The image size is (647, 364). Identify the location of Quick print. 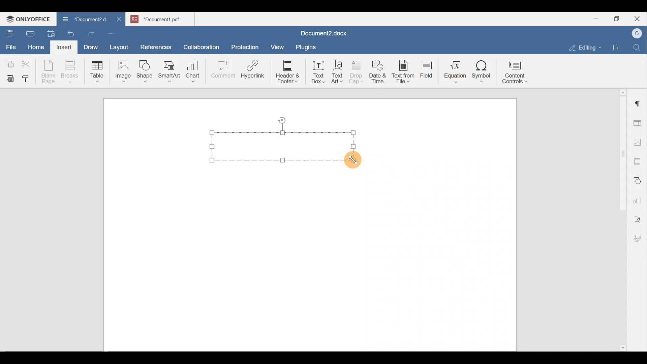
(49, 32).